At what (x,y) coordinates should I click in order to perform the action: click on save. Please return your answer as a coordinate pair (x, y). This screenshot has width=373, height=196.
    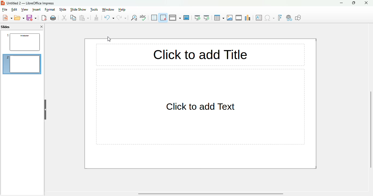
    Looking at the image, I should click on (31, 18).